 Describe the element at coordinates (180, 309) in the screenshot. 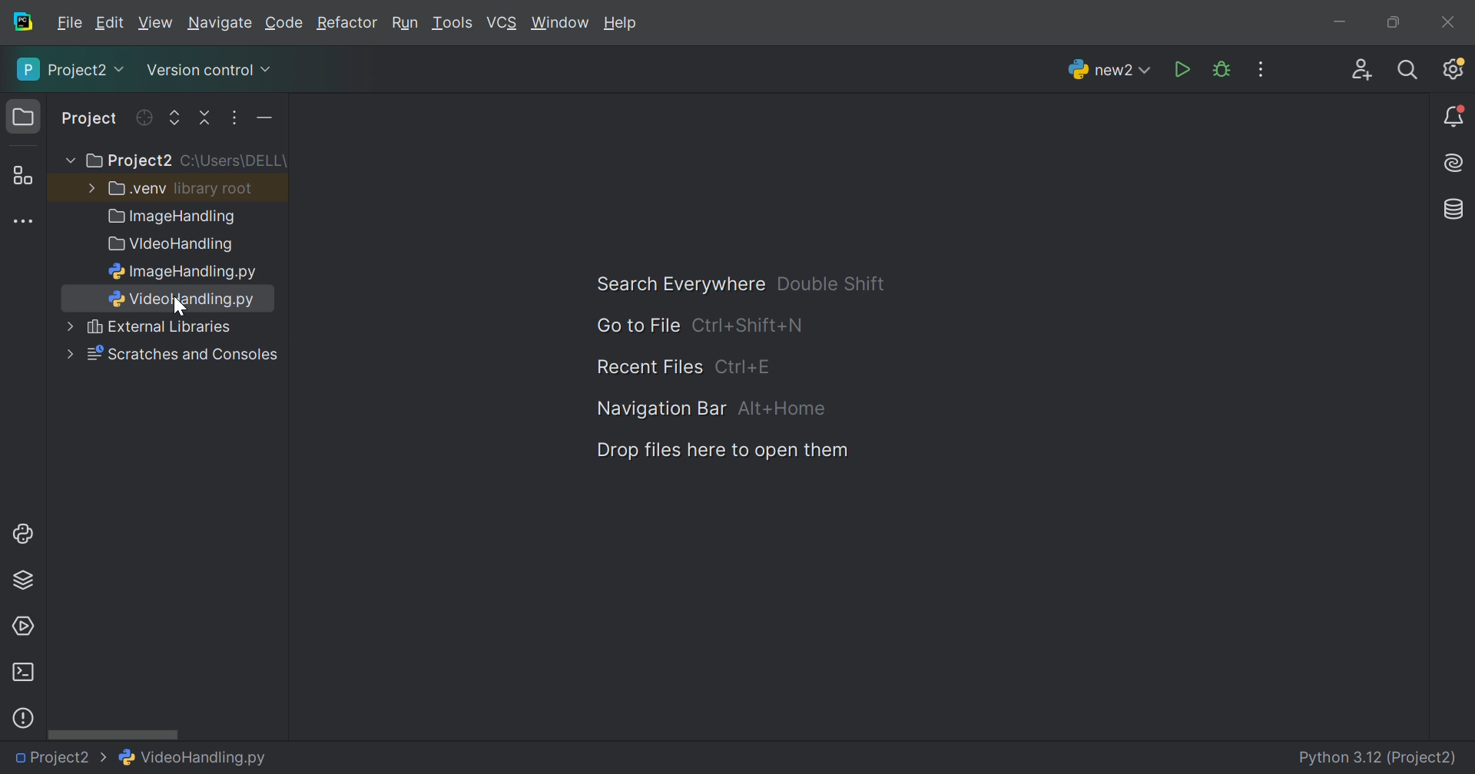

I see `cursor` at that location.